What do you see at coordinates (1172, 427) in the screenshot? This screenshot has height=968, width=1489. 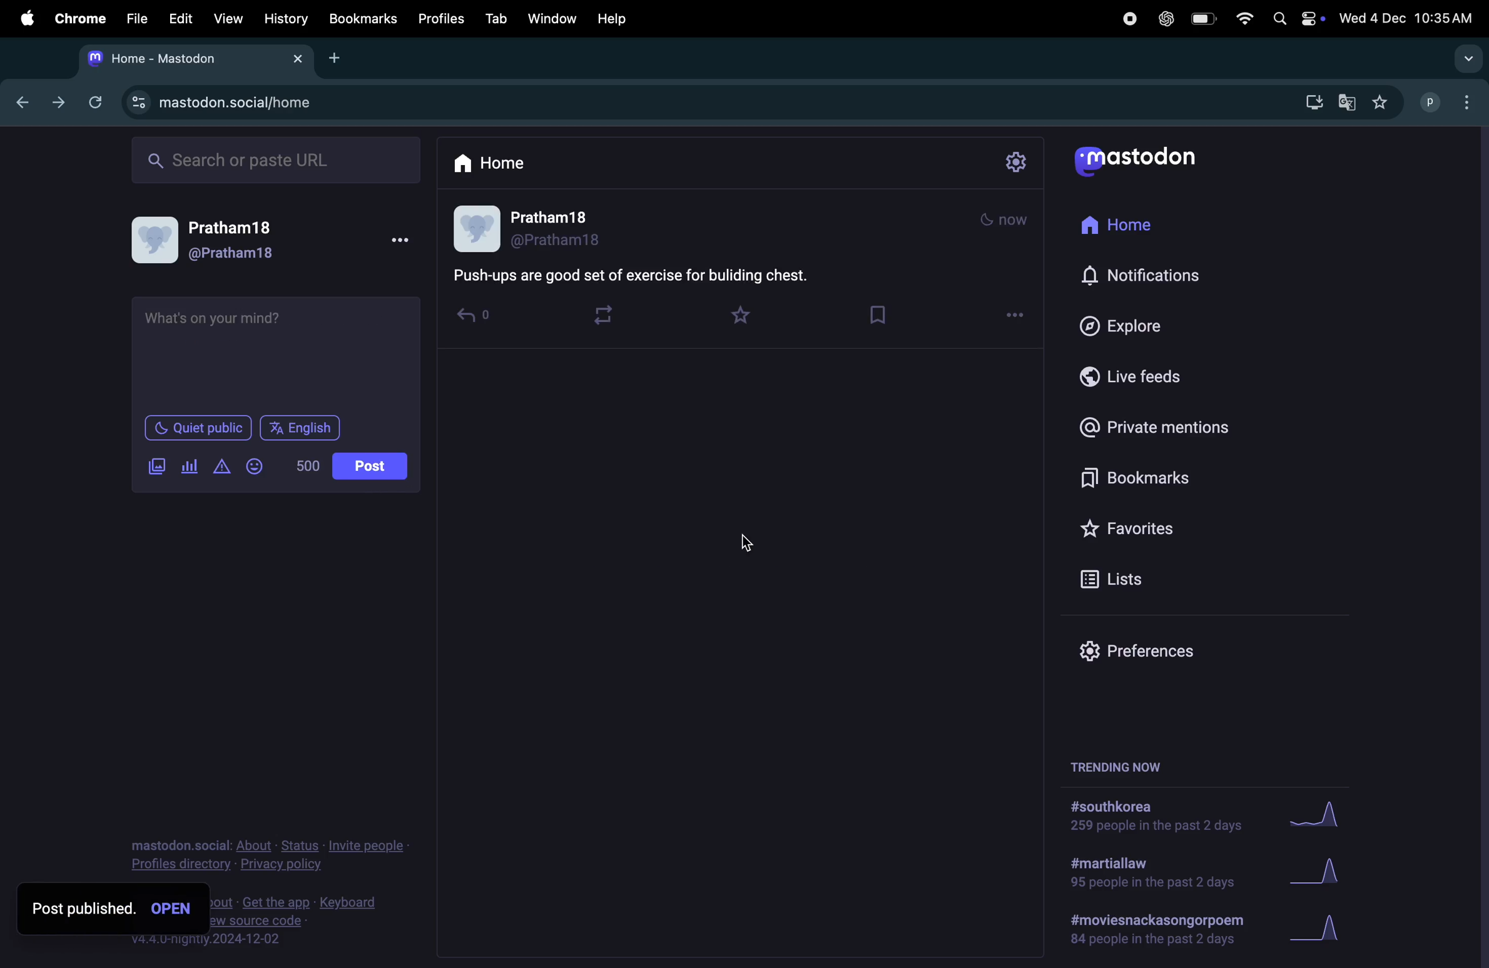 I see `Private mentions` at bounding box center [1172, 427].